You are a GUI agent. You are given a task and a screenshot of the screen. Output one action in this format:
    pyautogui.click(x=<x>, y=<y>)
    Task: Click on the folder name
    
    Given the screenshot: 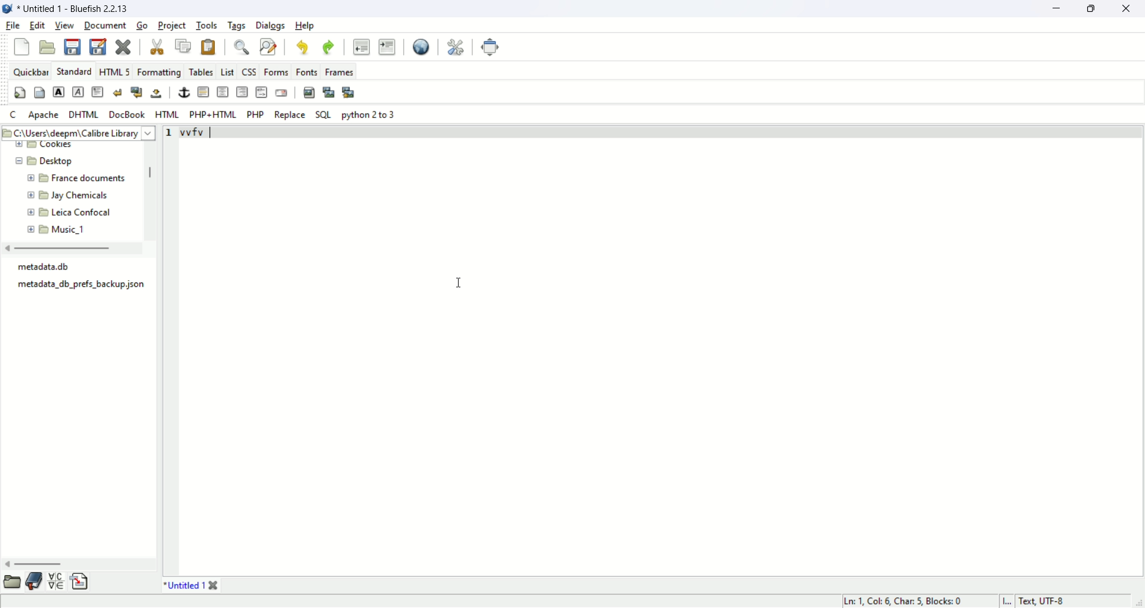 What is the action you would take?
    pyautogui.click(x=63, y=160)
    